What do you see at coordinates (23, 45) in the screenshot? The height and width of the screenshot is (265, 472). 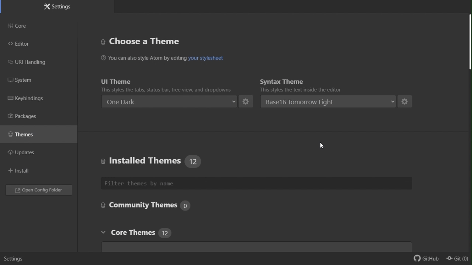 I see `Editor` at bounding box center [23, 45].